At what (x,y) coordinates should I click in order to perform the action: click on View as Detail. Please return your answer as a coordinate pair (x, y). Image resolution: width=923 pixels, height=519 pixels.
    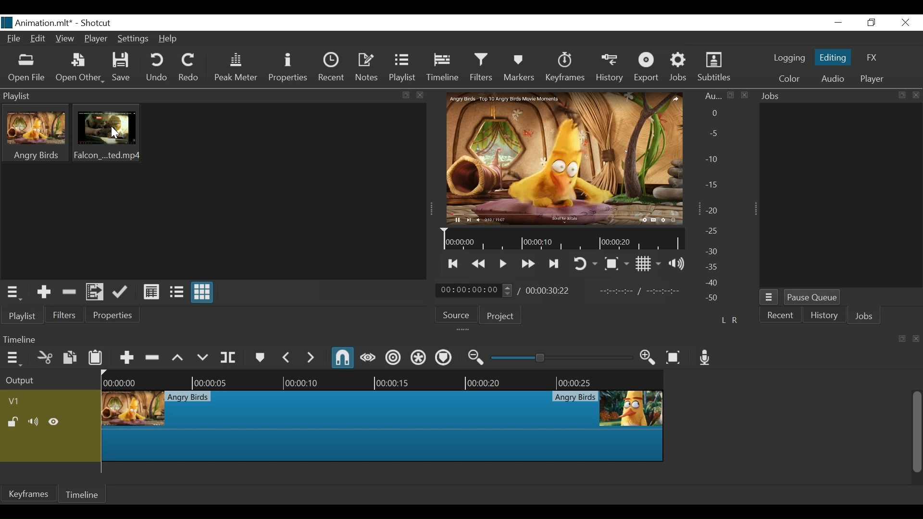
    Looking at the image, I should click on (151, 293).